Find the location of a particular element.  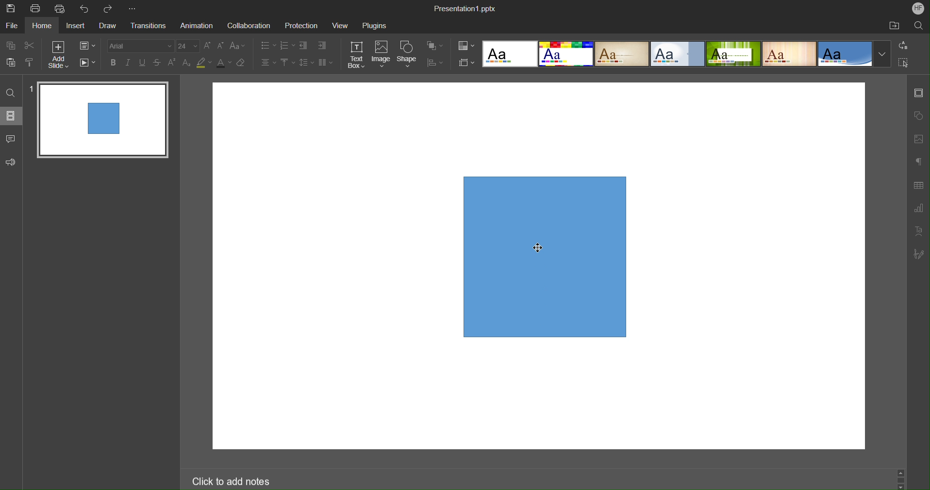

Shape is located at coordinates (545, 258).